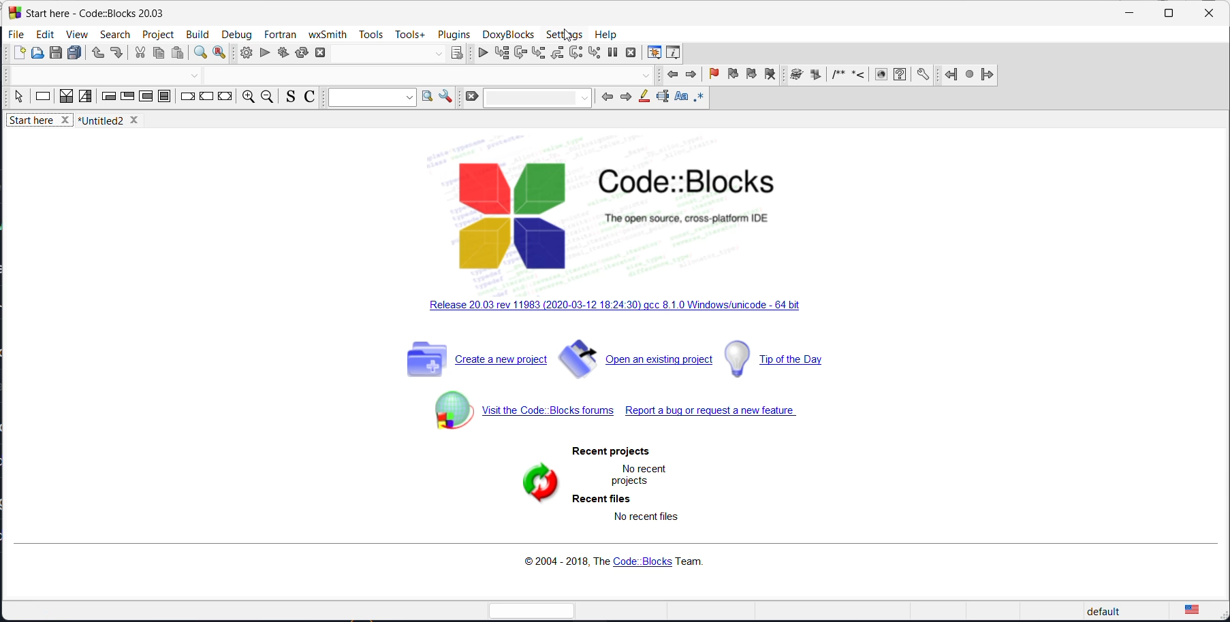  I want to click on settings, so click(566, 35).